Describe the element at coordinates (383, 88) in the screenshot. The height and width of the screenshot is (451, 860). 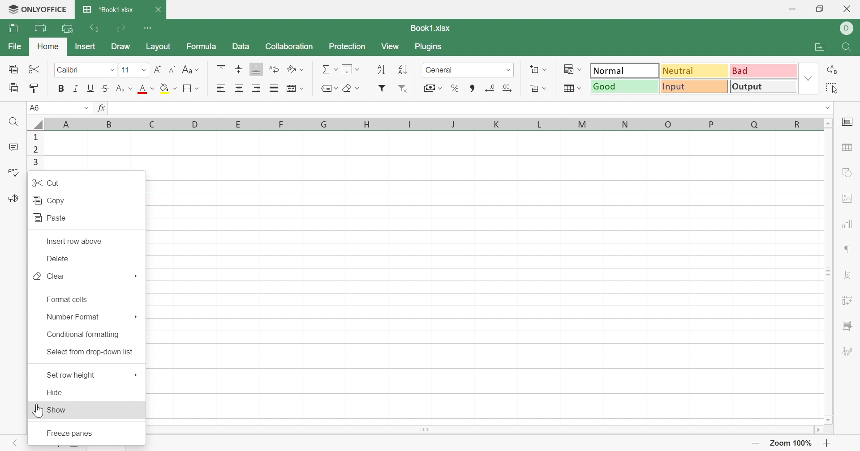
I see `Insert filter` at that location.